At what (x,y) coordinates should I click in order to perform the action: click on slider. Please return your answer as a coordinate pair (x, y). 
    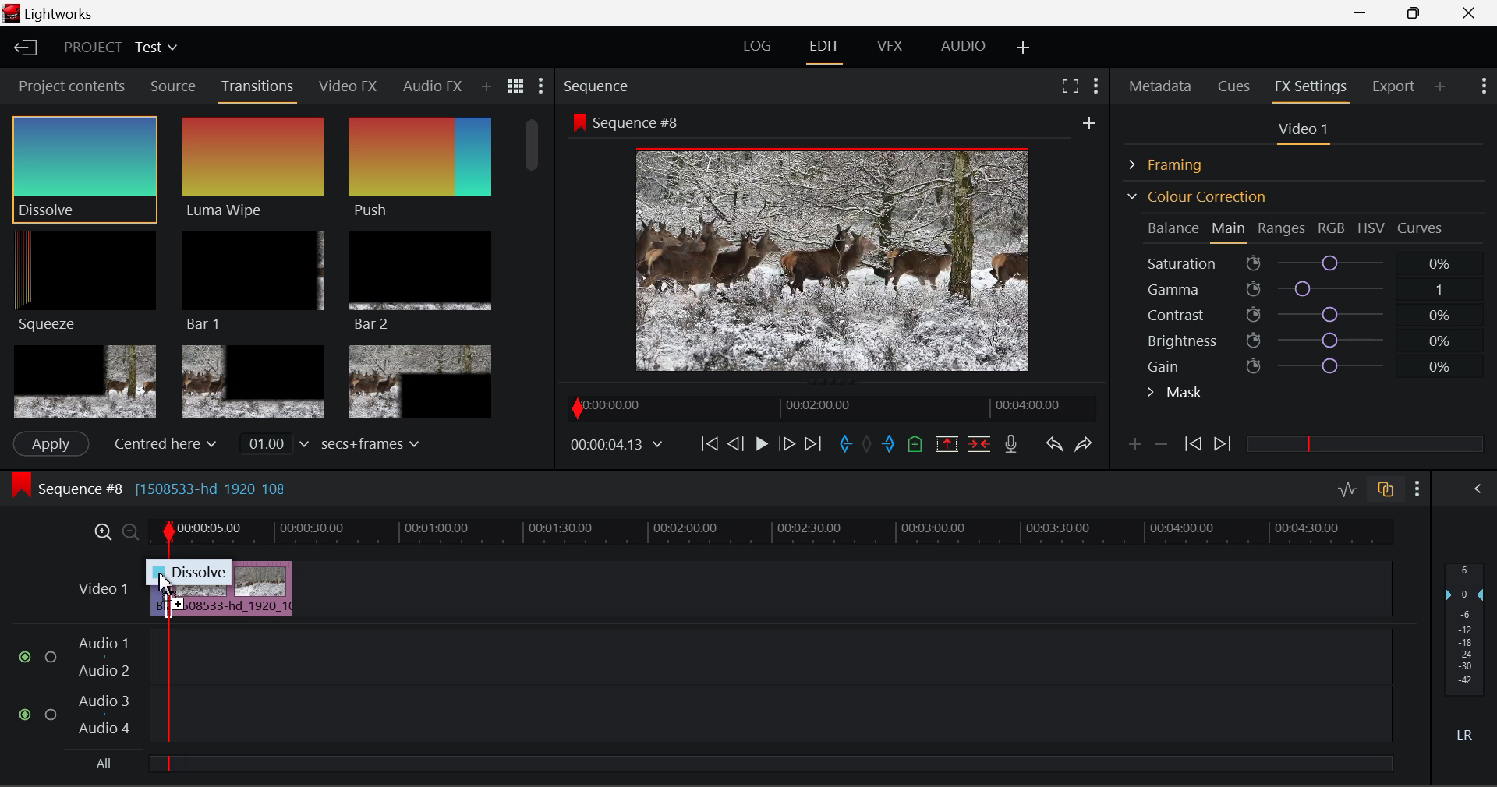
    Looking at the image, I should click on (1364, 443).